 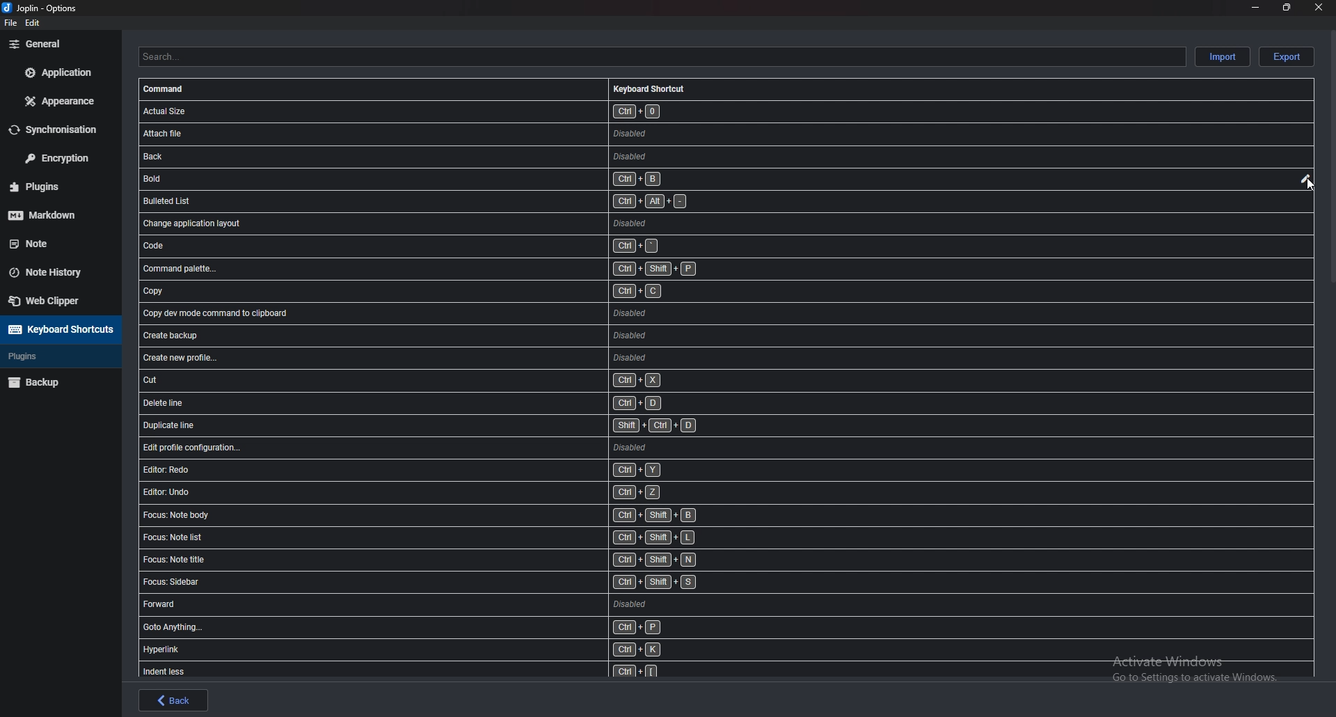 I want to click on Web Clipper, so click(x=58, y=301).